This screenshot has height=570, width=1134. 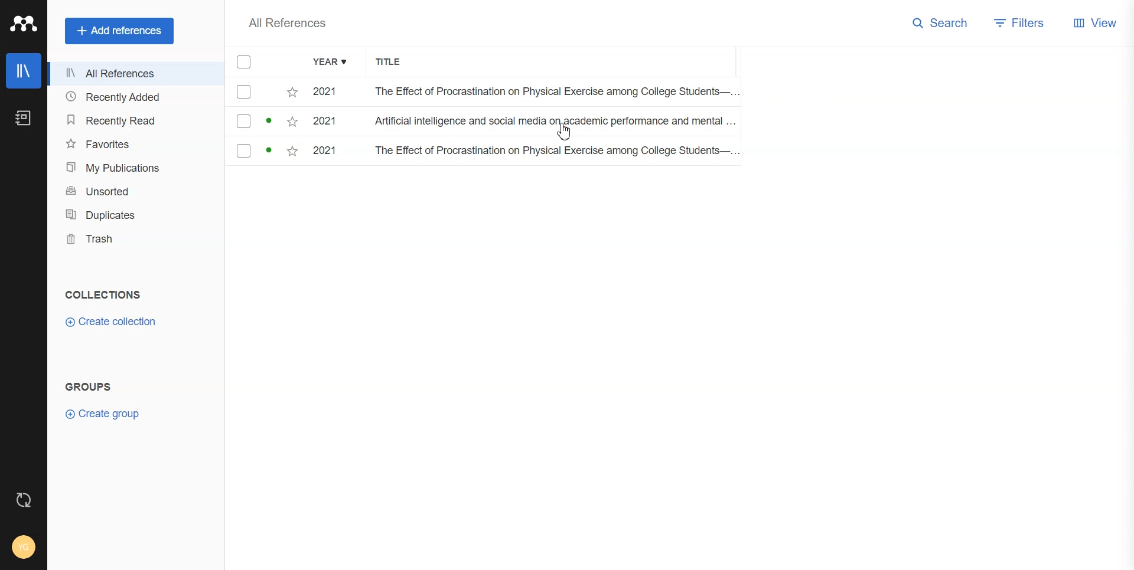 What do you see at coordinates (330, 152) in the screenshot?
I see `2021` at bounding box center [330, 152].